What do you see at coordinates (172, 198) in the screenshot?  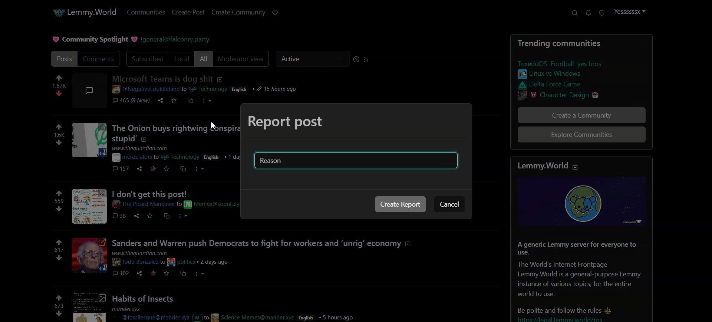 I see `` at bounding box center [172, 198].